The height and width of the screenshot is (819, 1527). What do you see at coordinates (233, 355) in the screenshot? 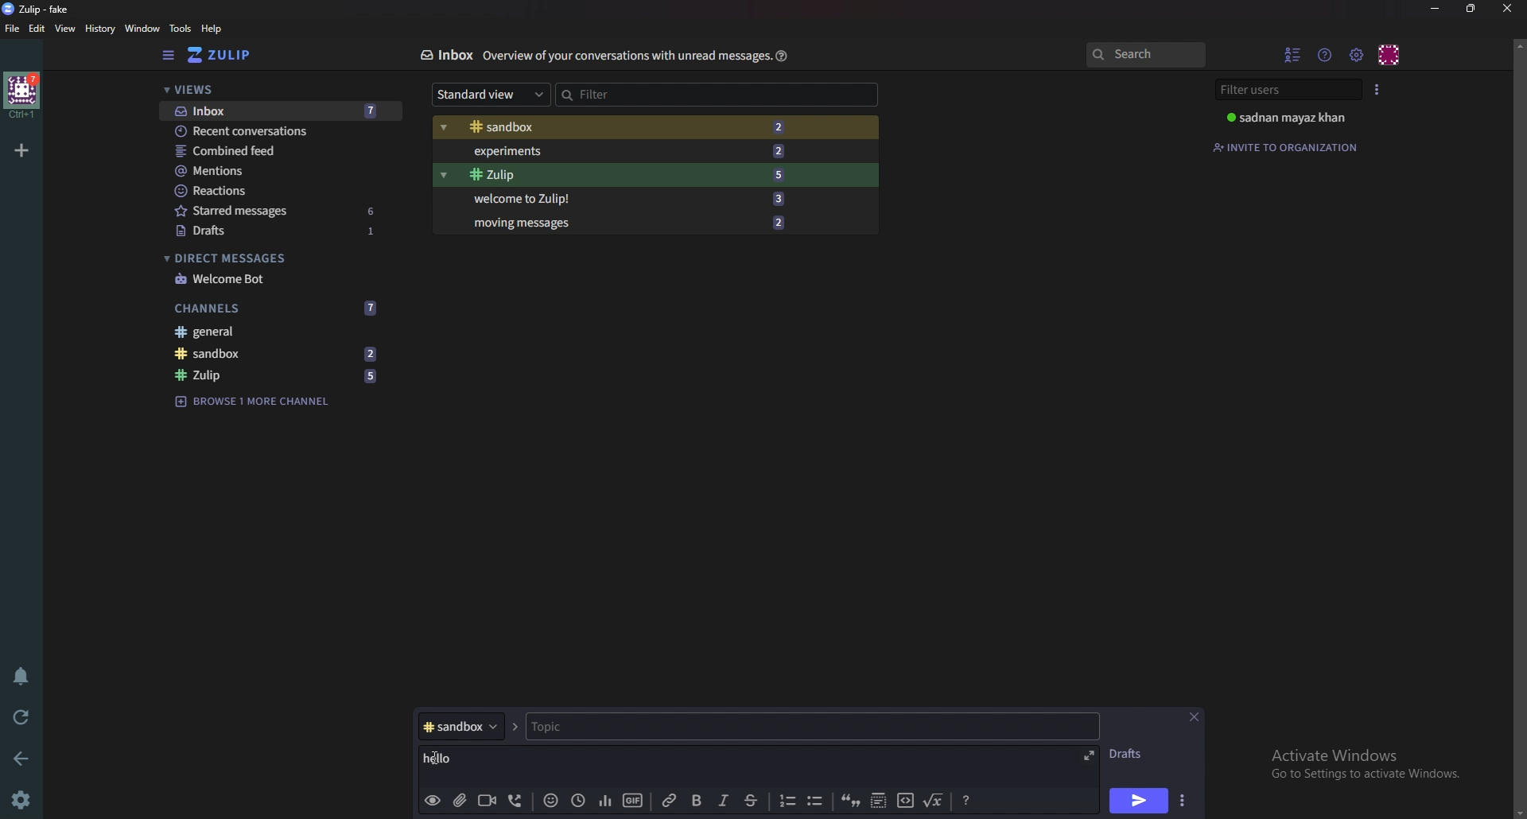
I see `# Sandbox` at bounding box center [233, 355].